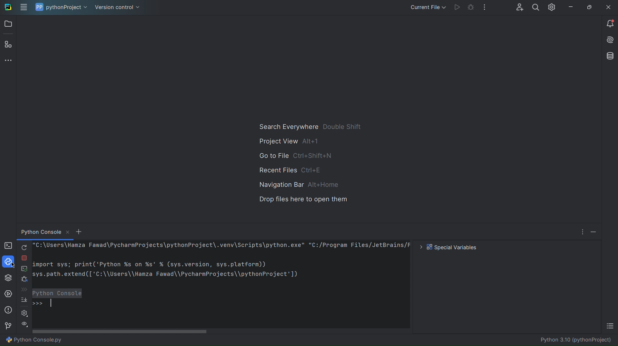 This screenshot has height=346, width=618. I want to click on Settings, so click(24, 314).